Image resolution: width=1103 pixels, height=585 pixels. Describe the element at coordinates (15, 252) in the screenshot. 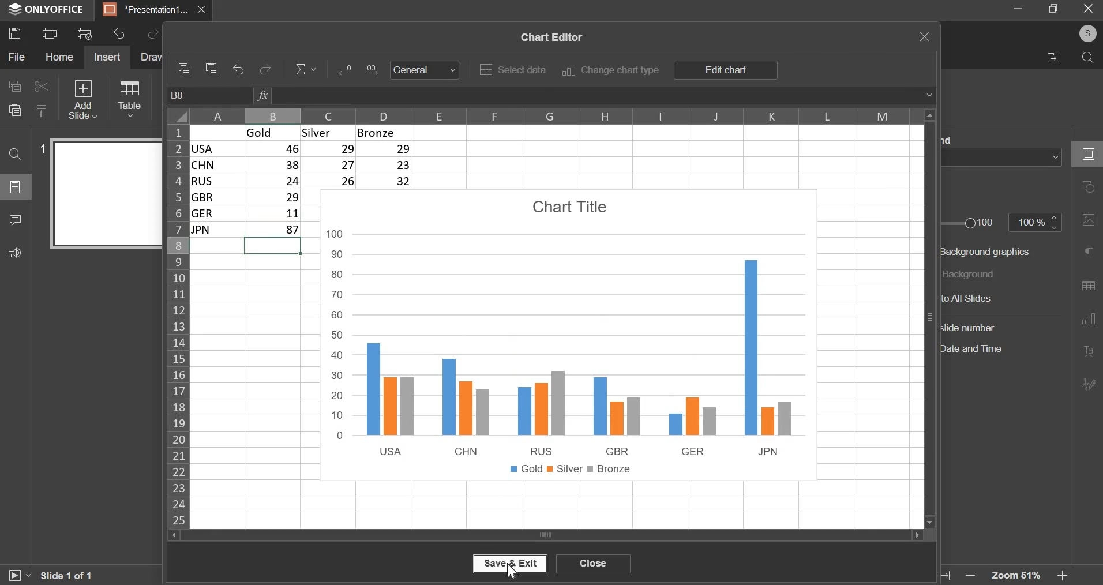

I see `feedback` at that location.